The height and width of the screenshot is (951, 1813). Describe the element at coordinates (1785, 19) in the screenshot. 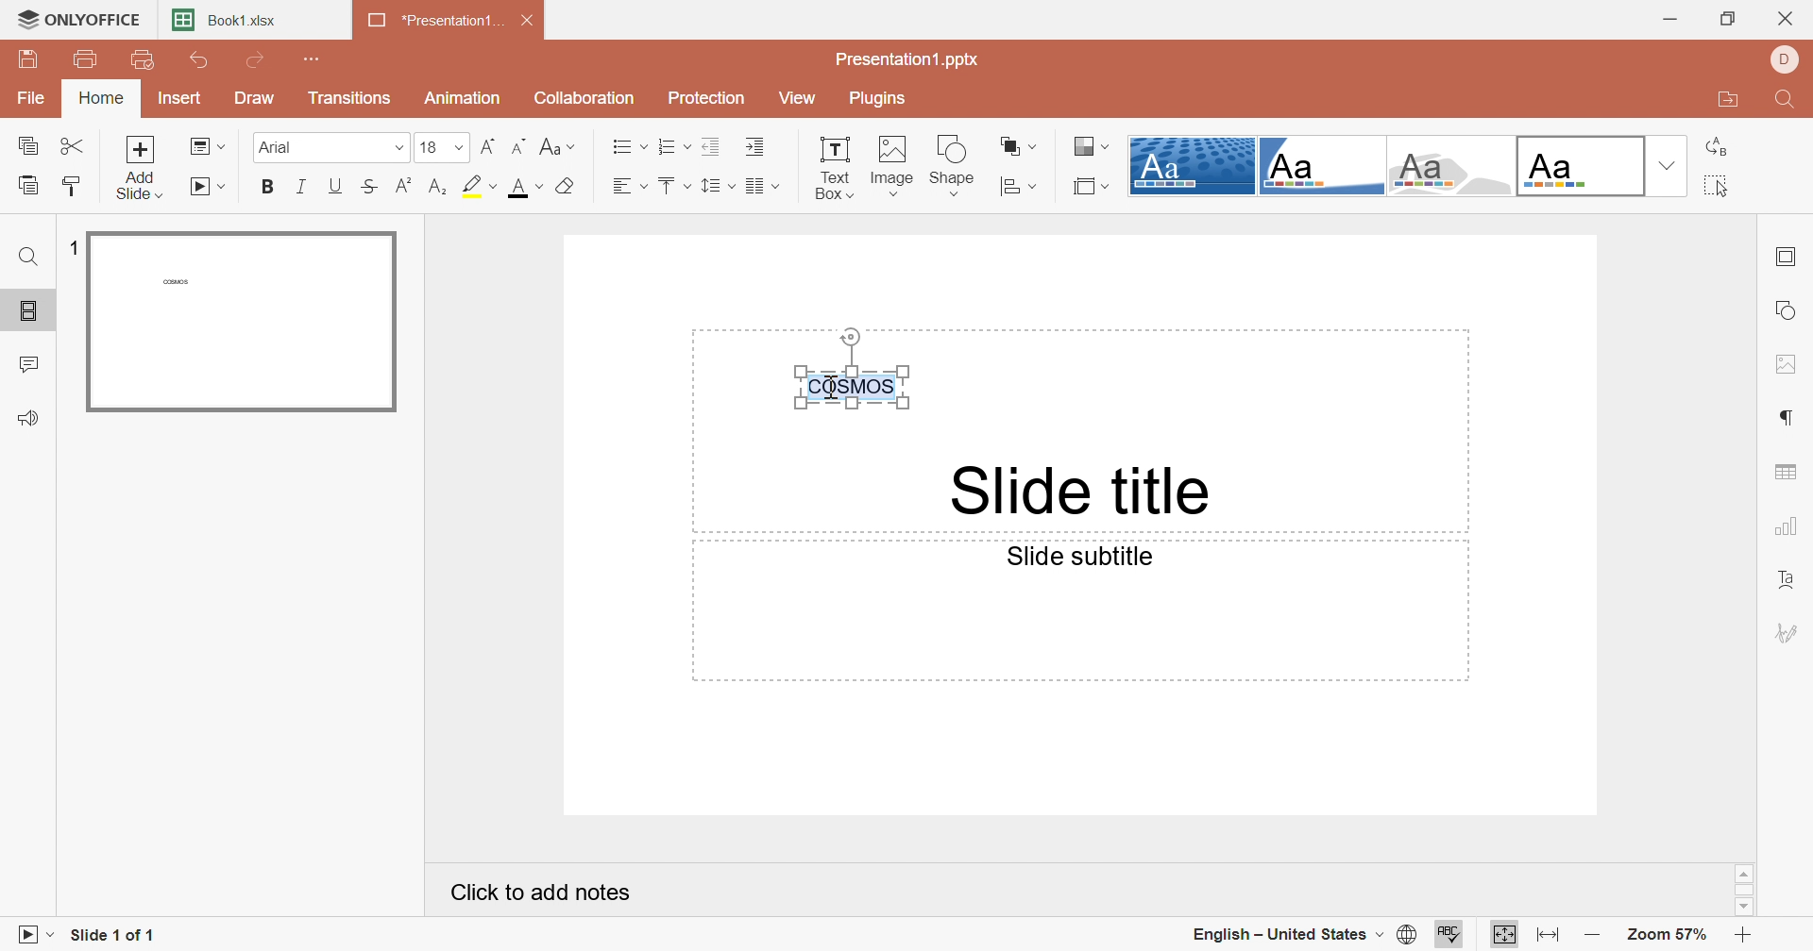

I see `Close` at that location.